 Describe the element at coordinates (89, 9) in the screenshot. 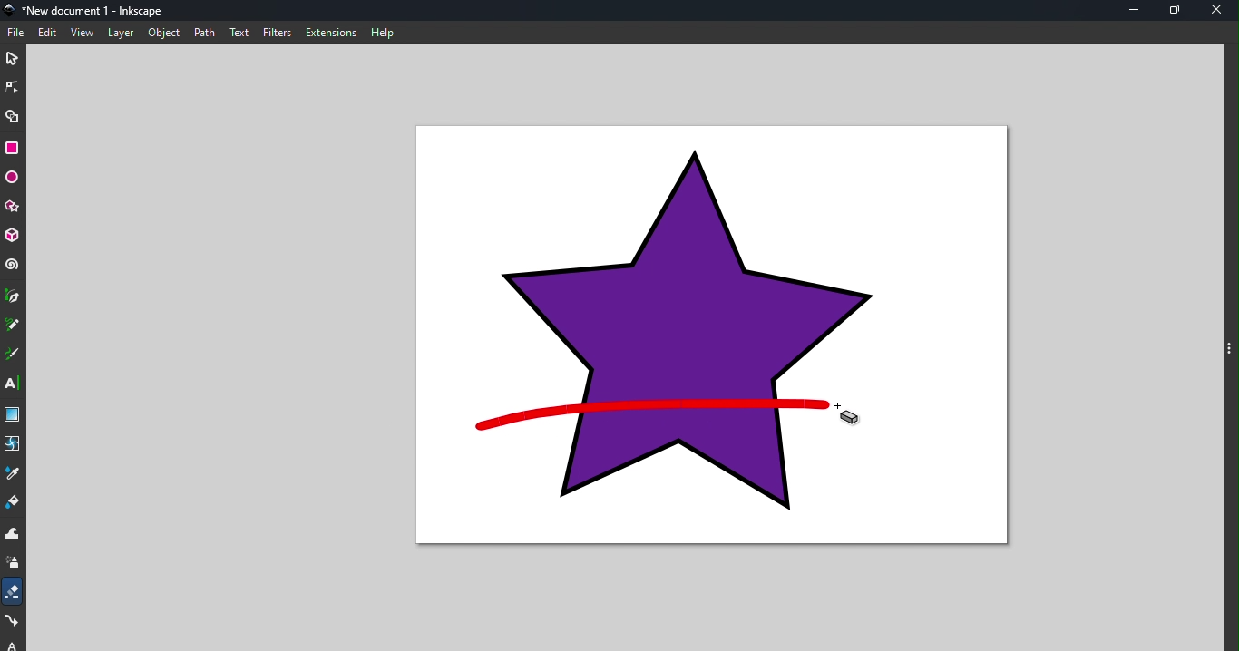

I see `file name` at that location.